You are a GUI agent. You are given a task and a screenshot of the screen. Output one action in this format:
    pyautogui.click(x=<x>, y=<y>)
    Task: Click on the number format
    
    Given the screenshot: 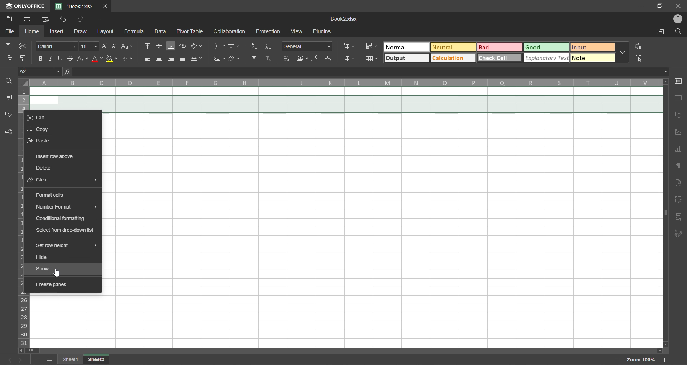 What is the action you would take?
    pyautogui.click(x=309, y=46)
    